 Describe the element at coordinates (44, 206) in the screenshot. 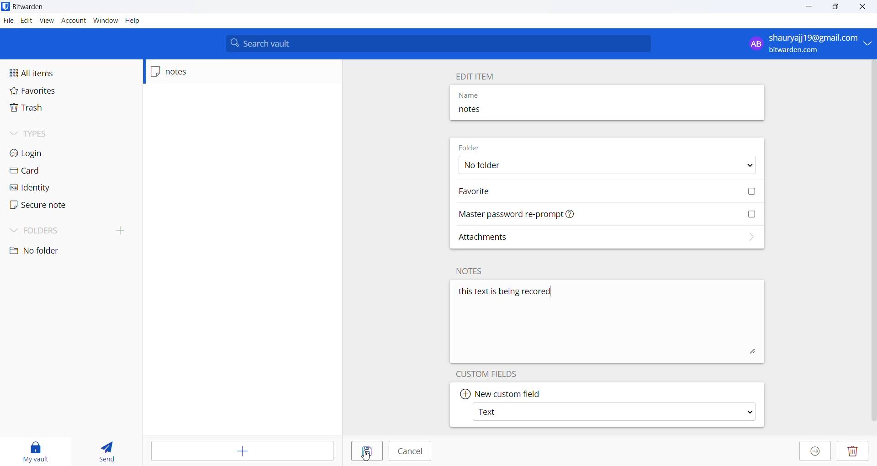

I see `secure note` at that location.